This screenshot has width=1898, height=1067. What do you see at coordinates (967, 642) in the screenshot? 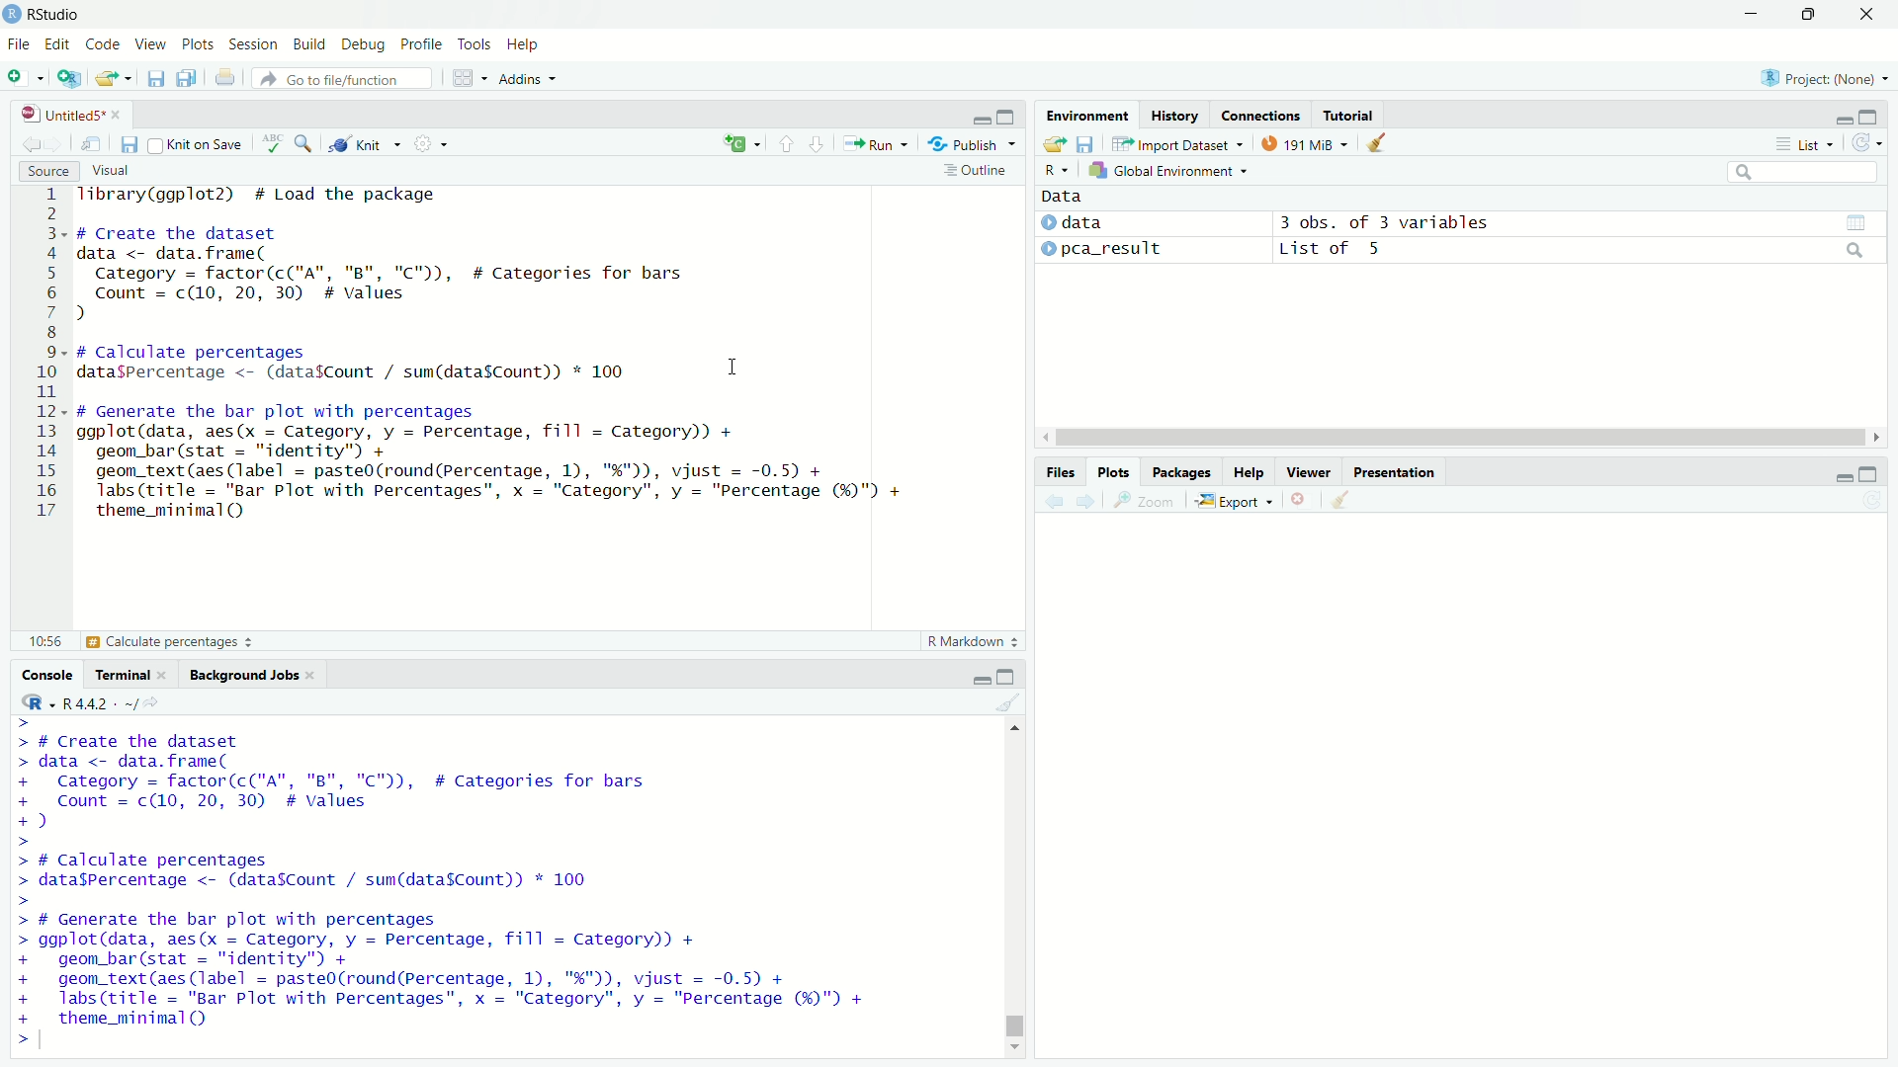
I see `R markdown` at bounding box center [967, 642].